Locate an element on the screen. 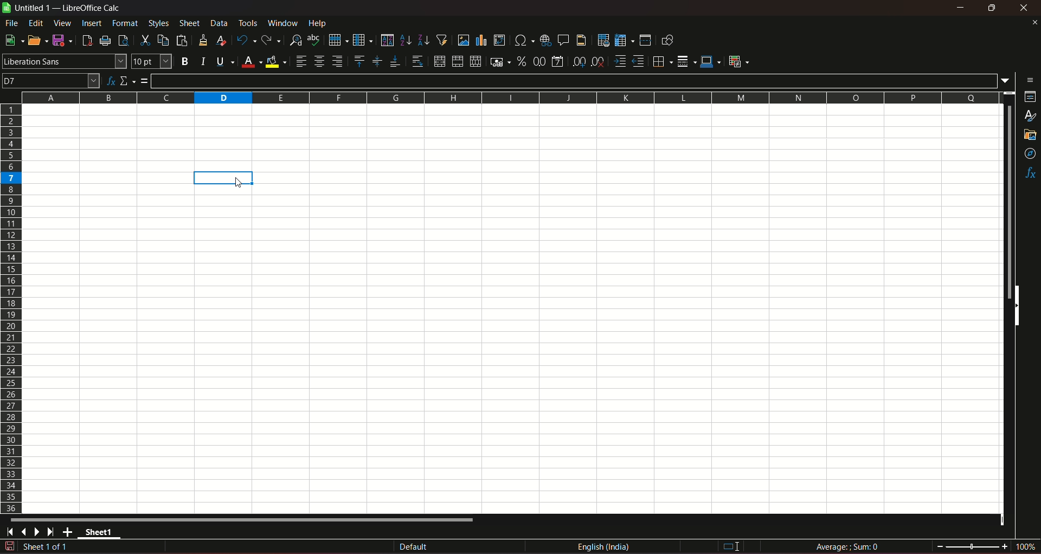 This screenshot has width=1041, height=554. scroll to first is located at coordinates (7, 533).